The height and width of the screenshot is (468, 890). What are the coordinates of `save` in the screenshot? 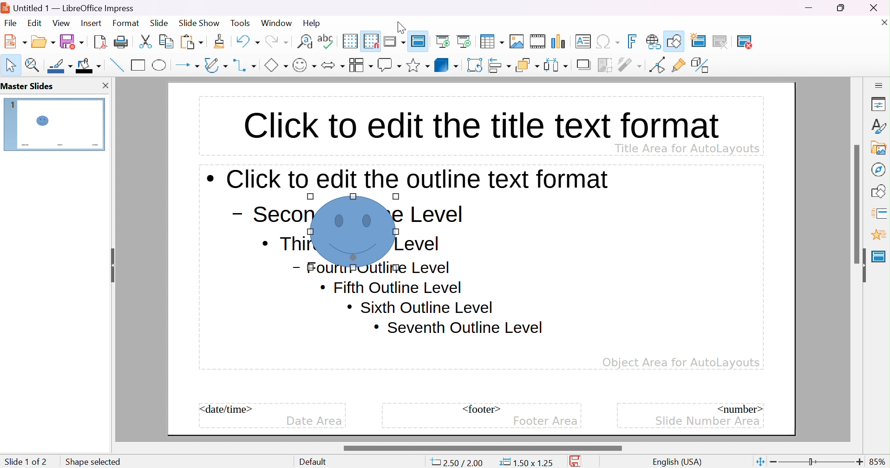 It's located at (578, 461).